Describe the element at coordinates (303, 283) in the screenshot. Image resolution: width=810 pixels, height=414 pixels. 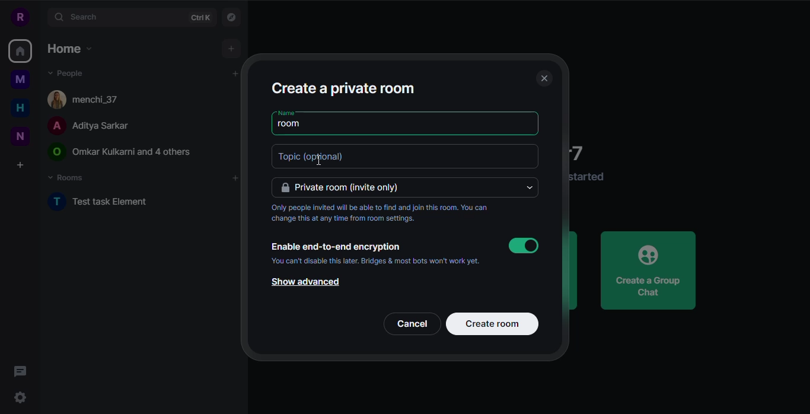
I see `show advanced` at that location.